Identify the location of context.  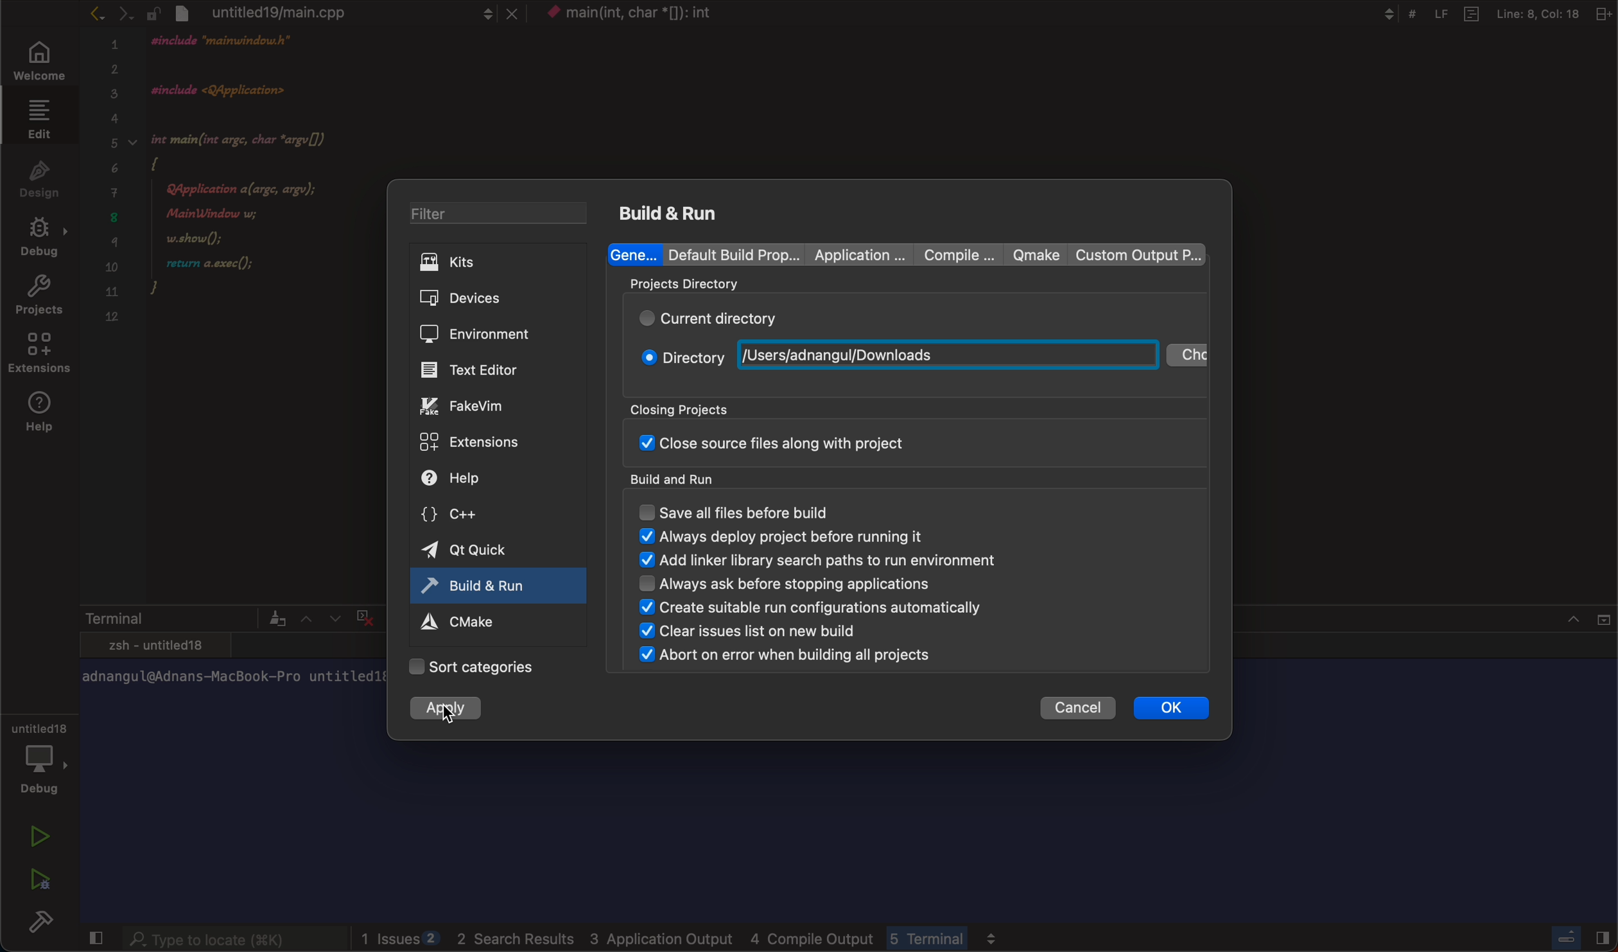
(656, 13).